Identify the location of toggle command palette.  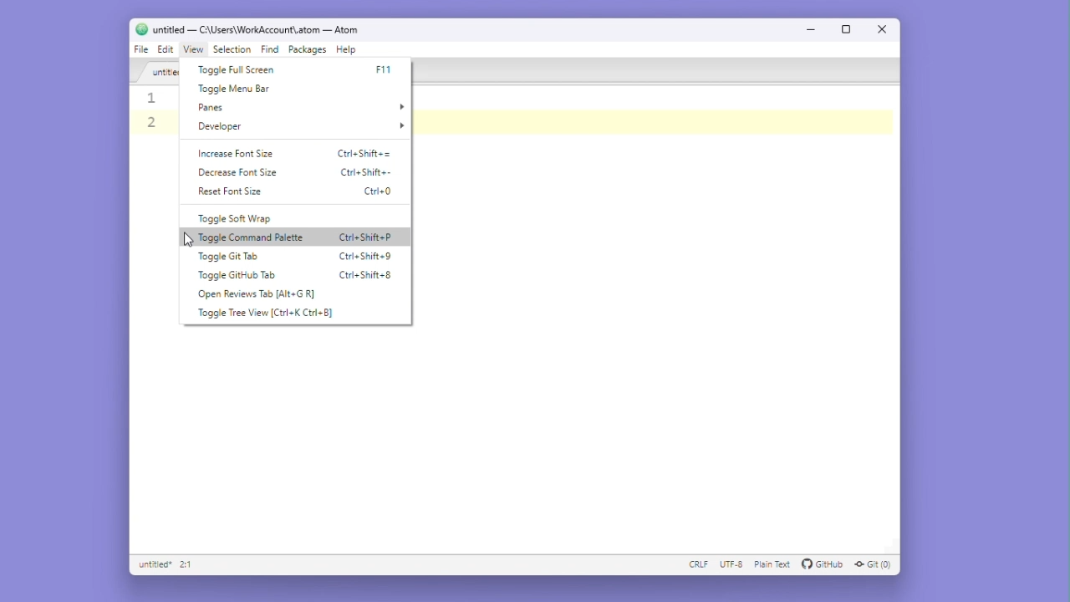
(253, 236).